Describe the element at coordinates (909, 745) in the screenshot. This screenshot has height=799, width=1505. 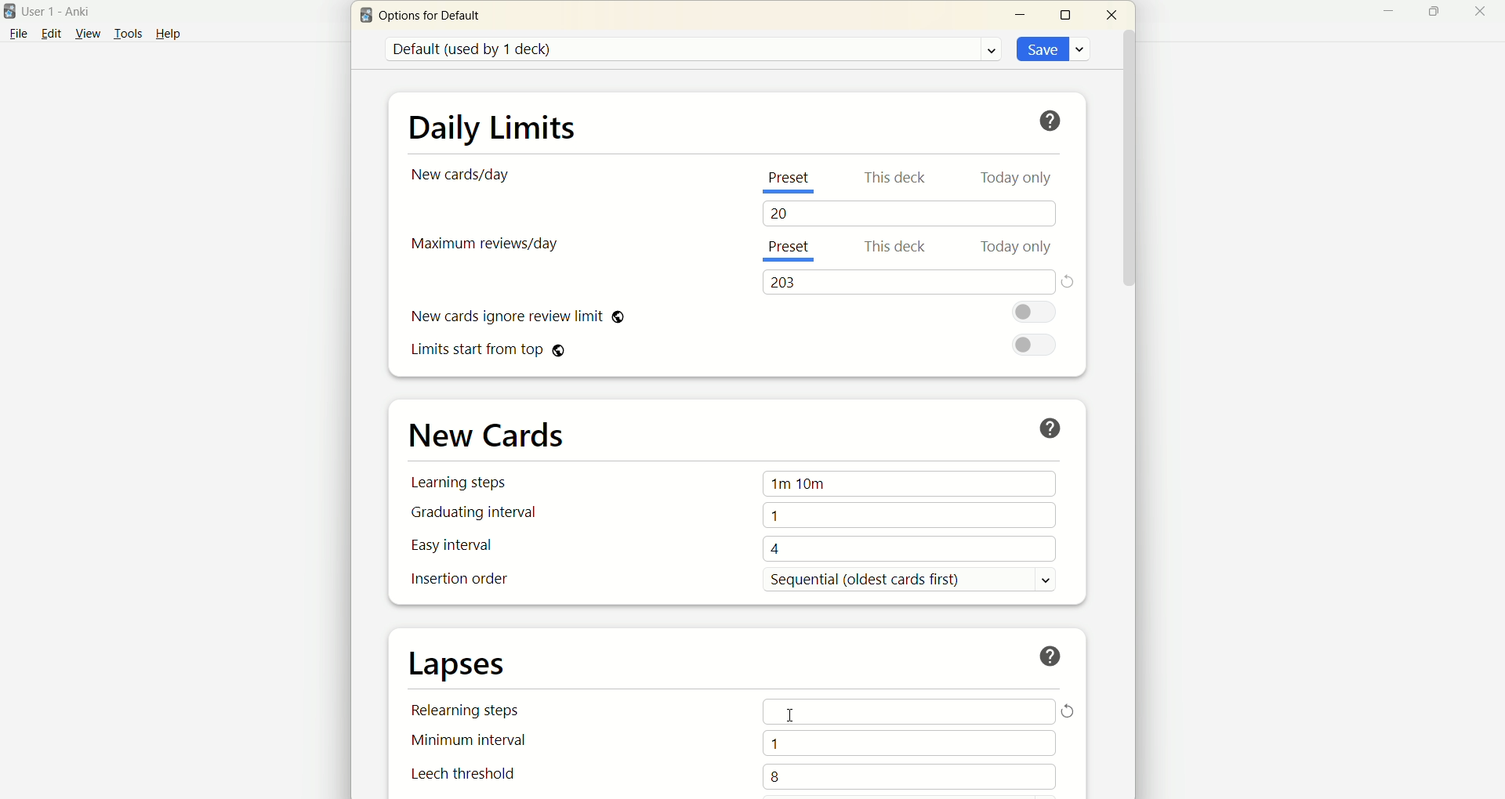
I see `1` at that location.